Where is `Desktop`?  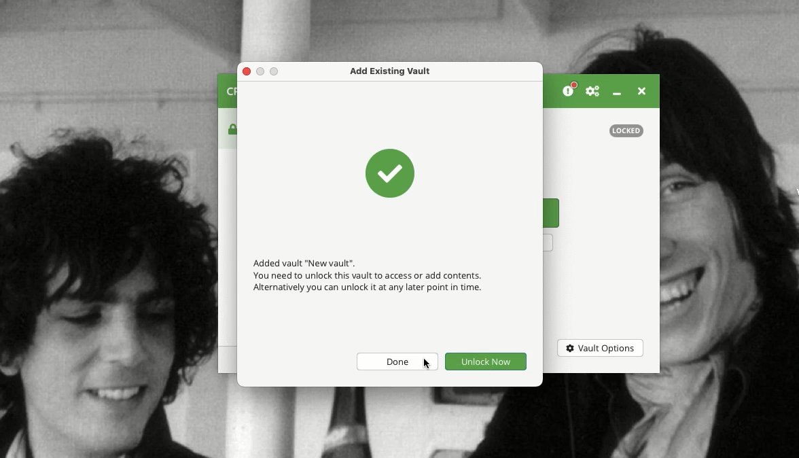 Desktop is located at coordinates (109, 229).